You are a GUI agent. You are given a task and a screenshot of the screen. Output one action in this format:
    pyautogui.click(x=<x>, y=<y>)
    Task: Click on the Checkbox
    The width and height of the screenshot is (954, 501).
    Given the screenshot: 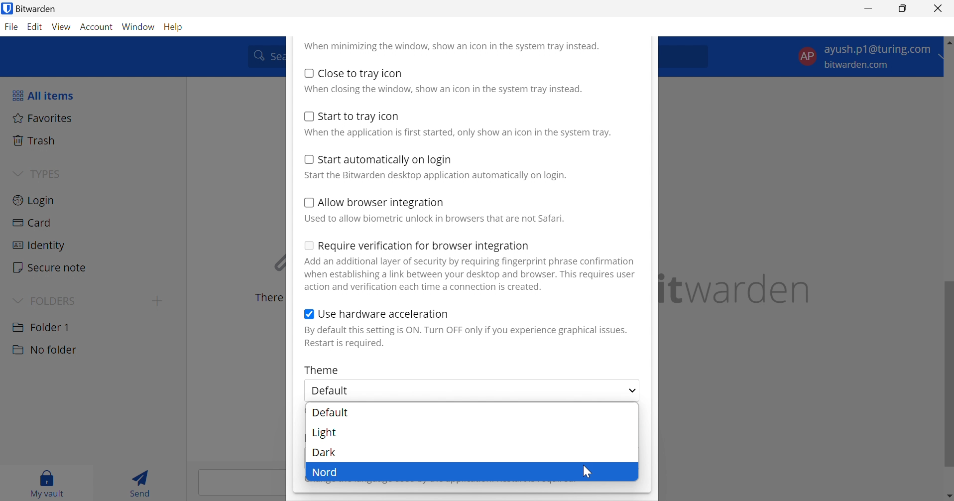 What is the action you would take?
    pyautogui.click(x=307, y=245)
    